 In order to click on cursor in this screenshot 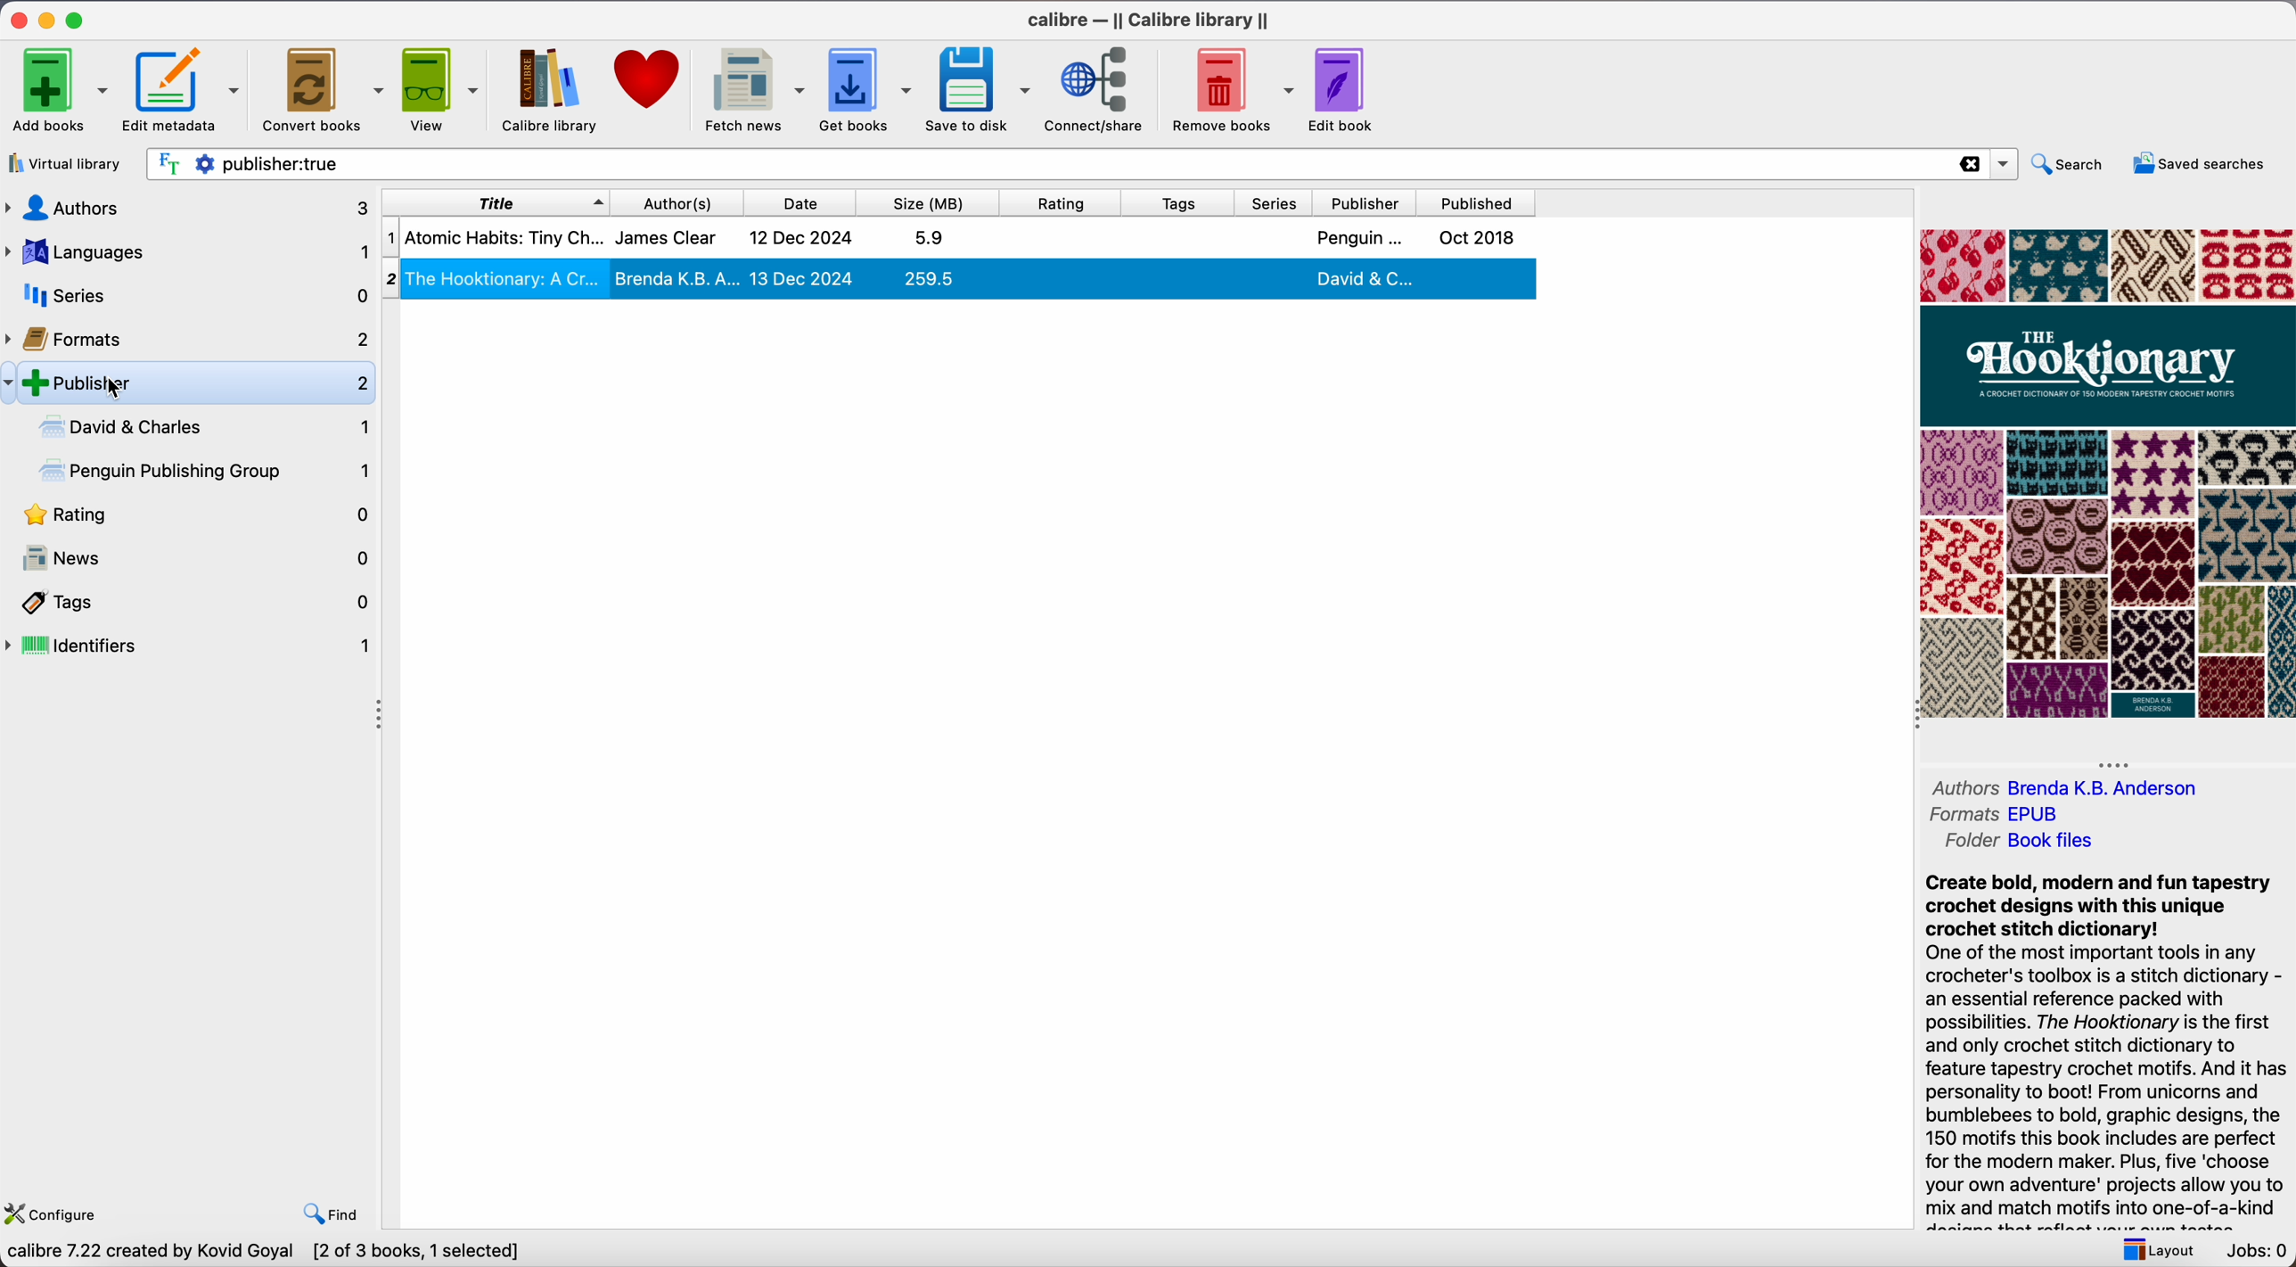, I will do `click(116, 391)`.